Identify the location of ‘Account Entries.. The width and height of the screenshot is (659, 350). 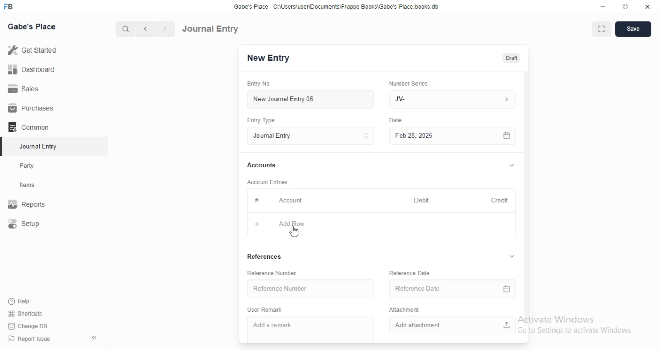
(272, 181).